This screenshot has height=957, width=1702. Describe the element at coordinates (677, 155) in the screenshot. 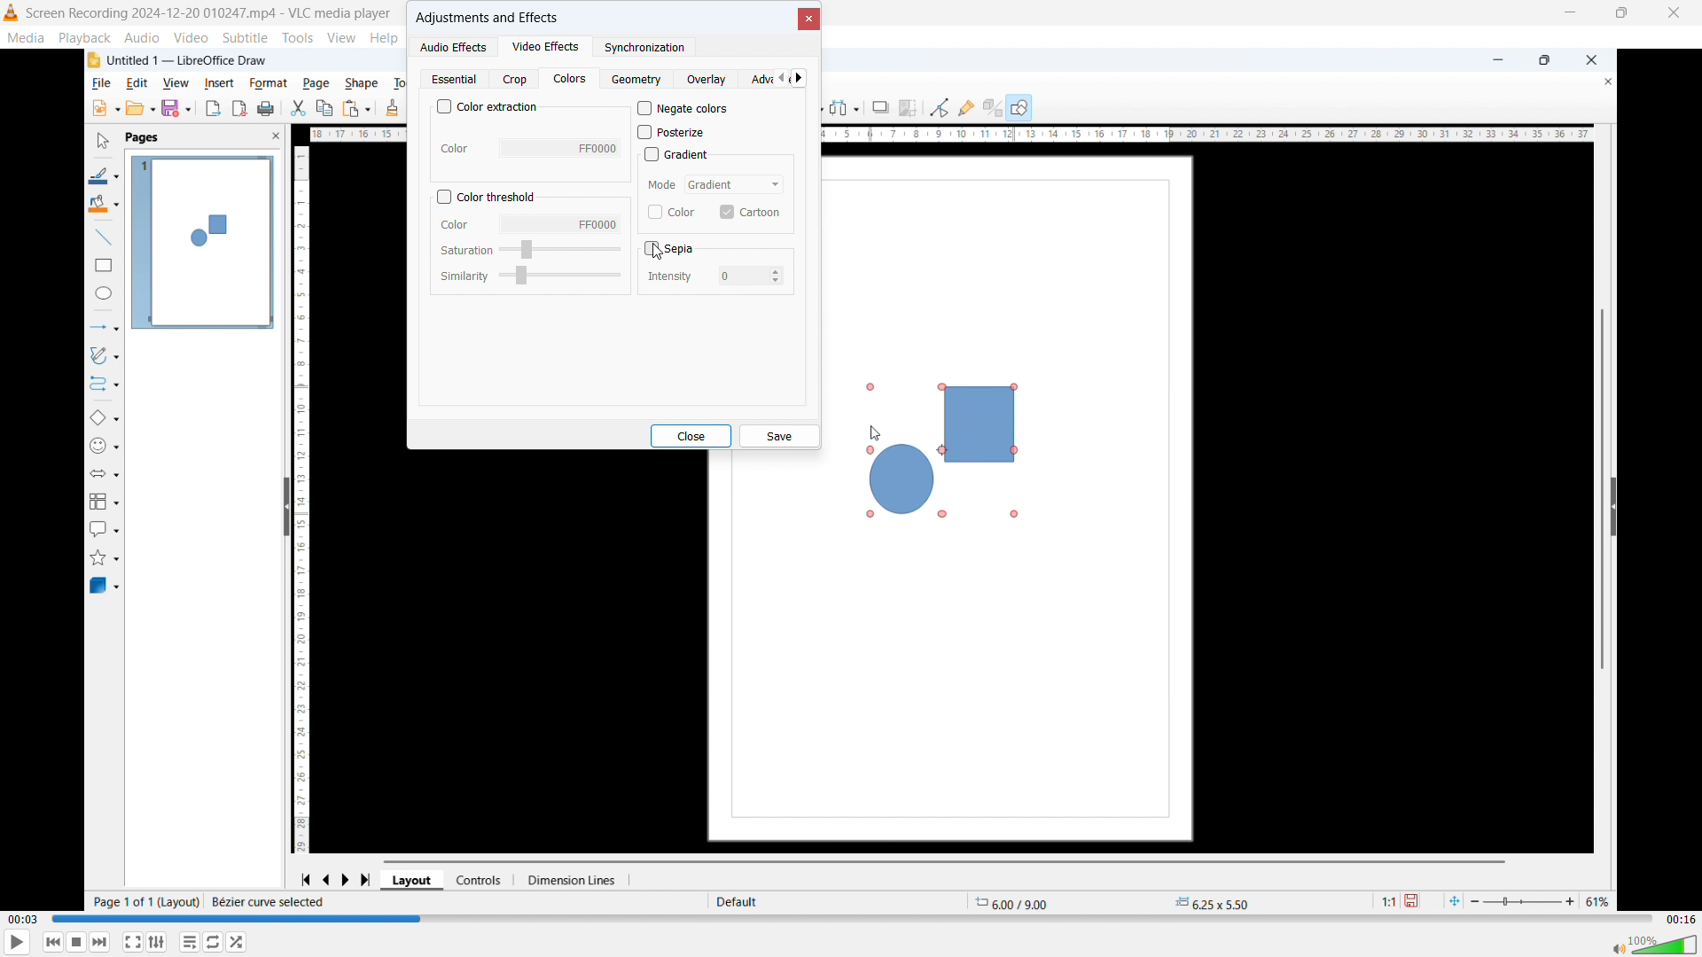

I see `Gradient ` at that location.